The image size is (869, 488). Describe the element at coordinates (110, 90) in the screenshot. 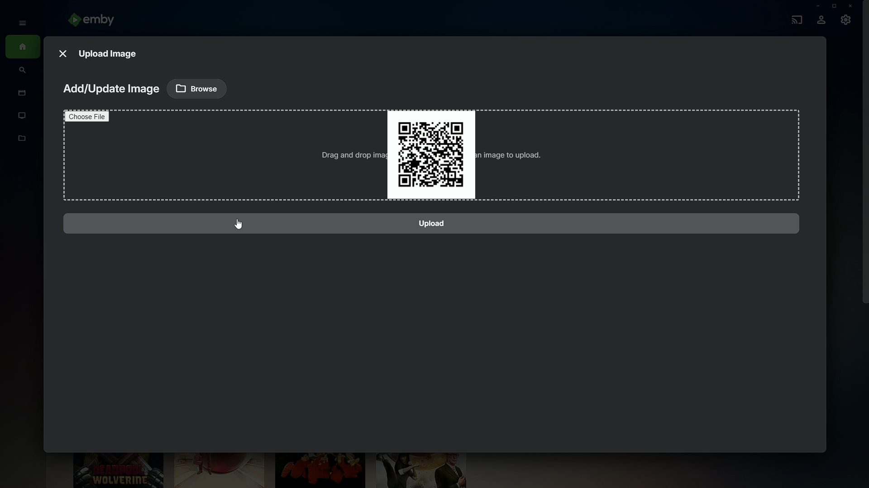

I see `Add/Update Image` at that location.